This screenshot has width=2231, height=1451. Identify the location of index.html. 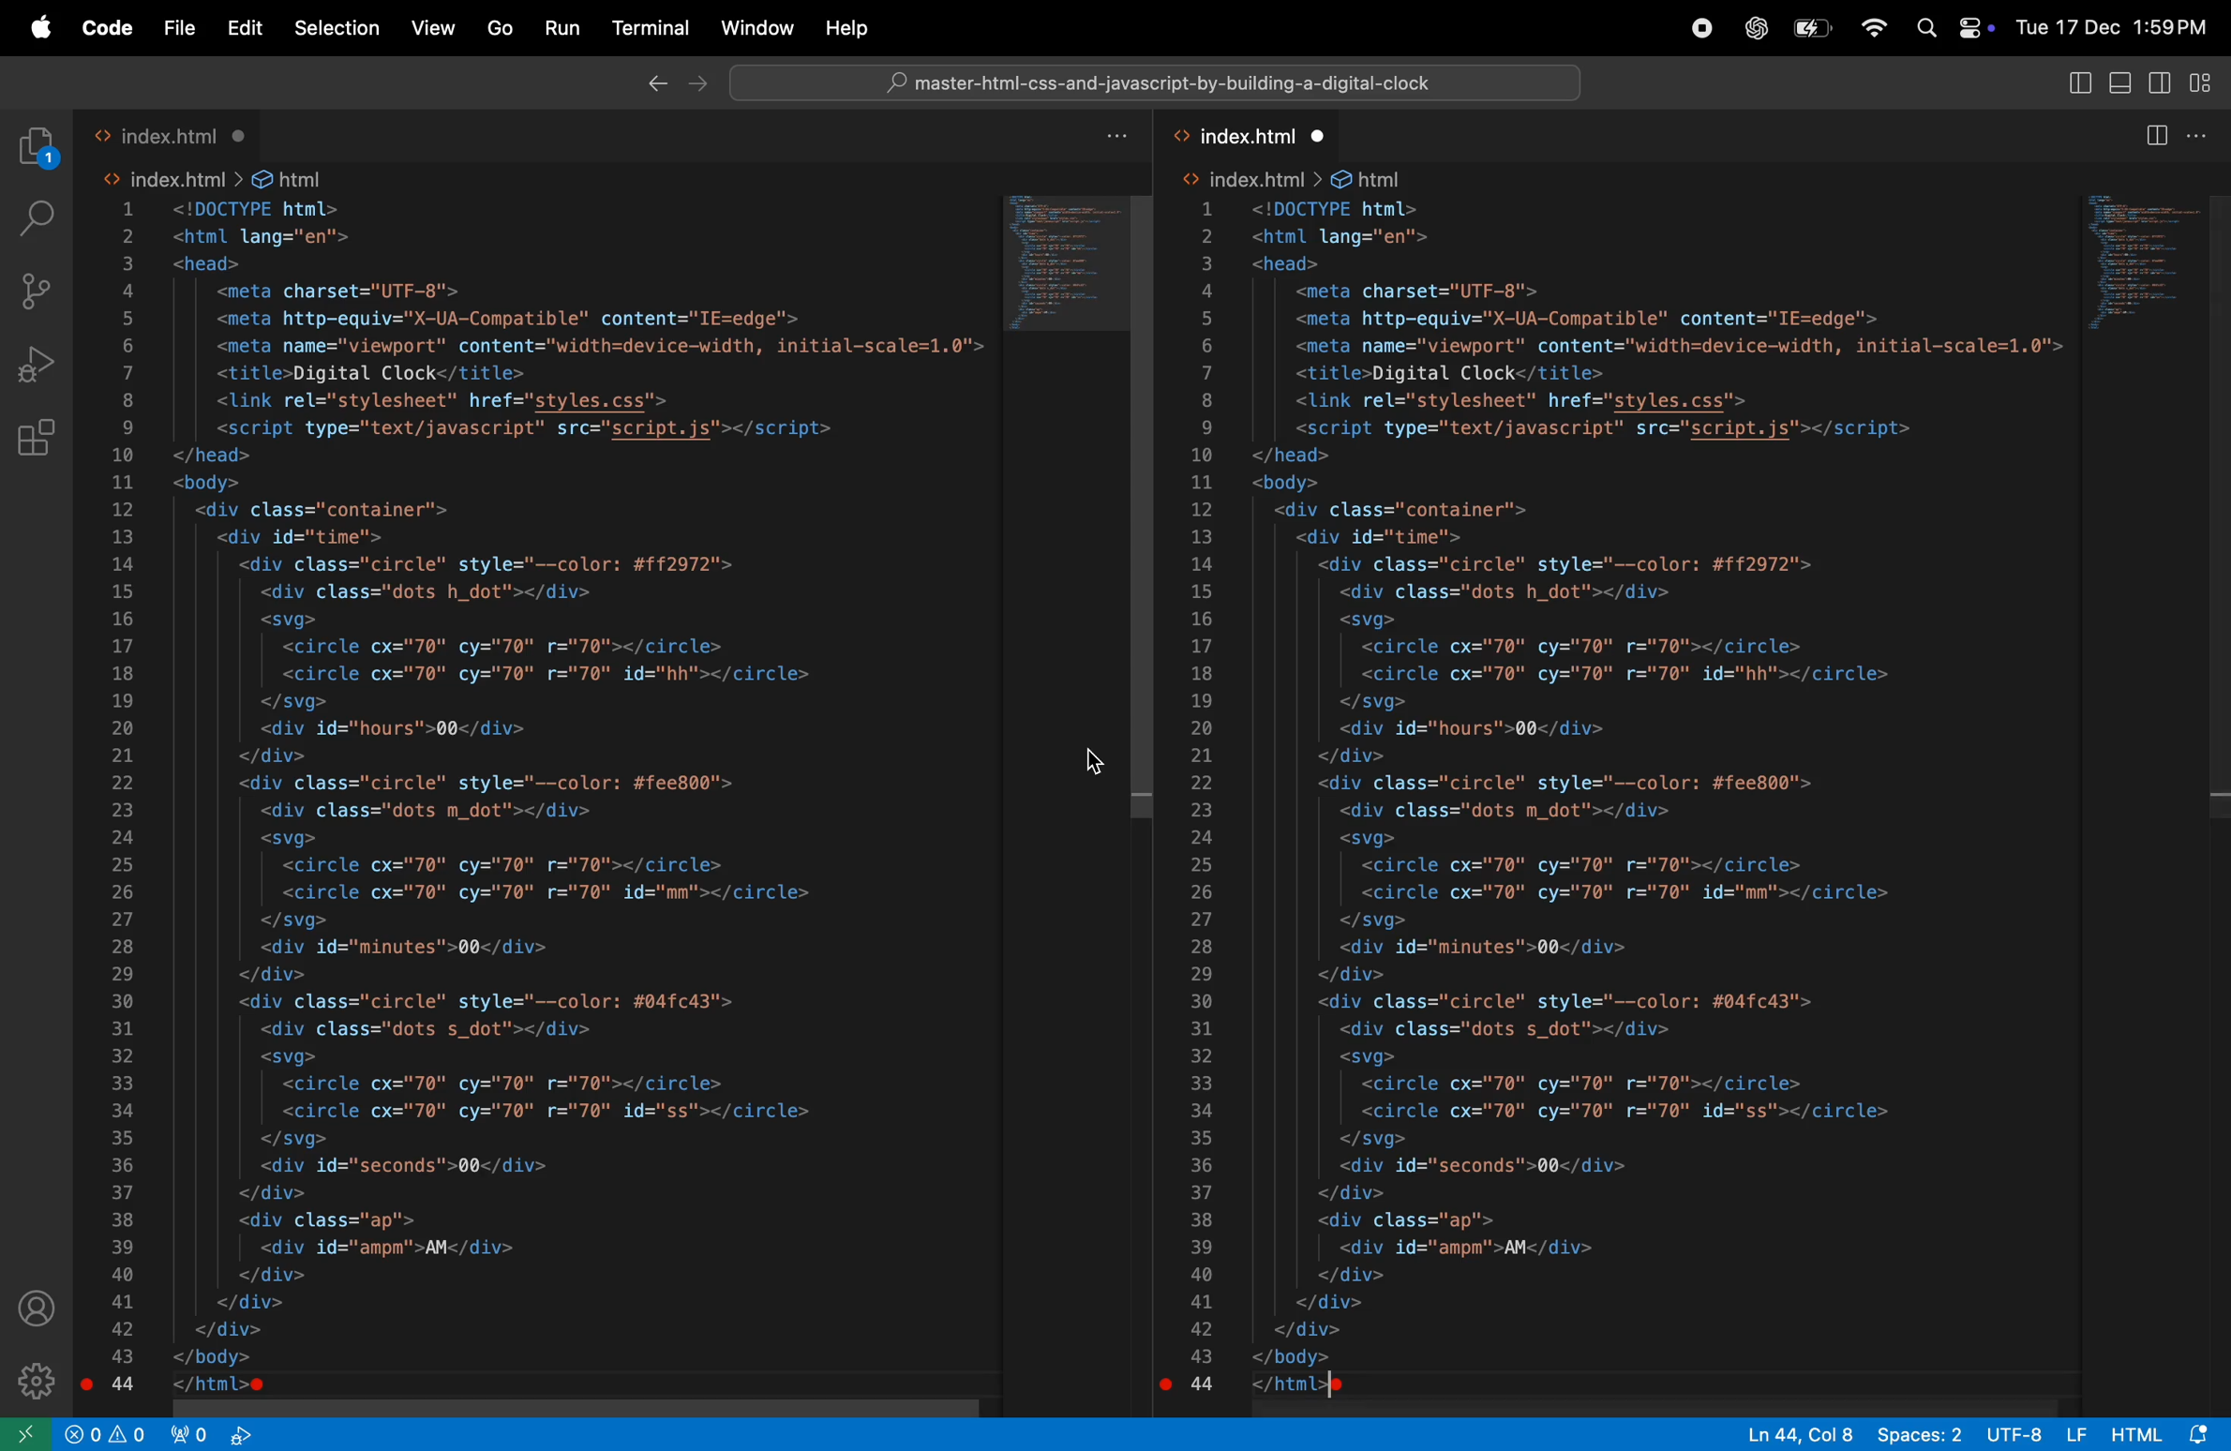
(1263, 139).